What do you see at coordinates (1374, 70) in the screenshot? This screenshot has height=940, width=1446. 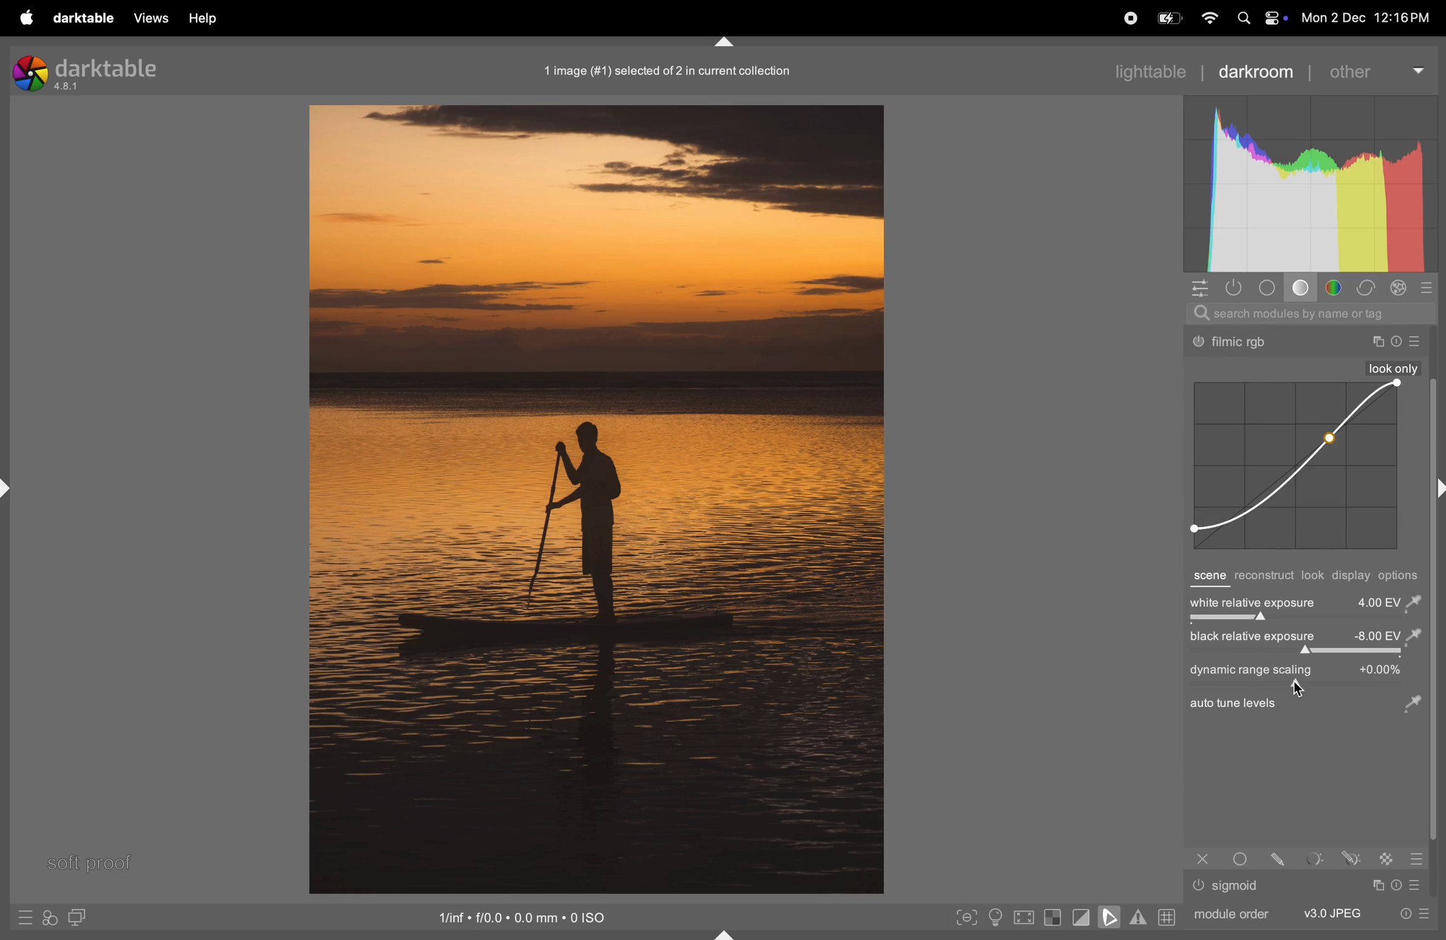 I see `other` at bounding box center [1374, 70].